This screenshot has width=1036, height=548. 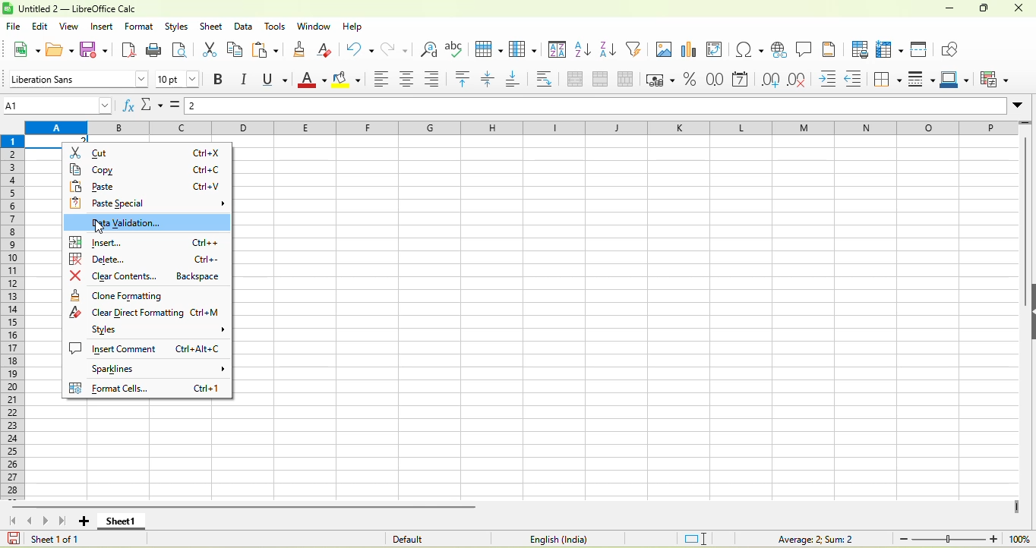 What do you see at coordinates (692, 51) in the screenshot?
I see `chart` at bounding box center [692, 51].